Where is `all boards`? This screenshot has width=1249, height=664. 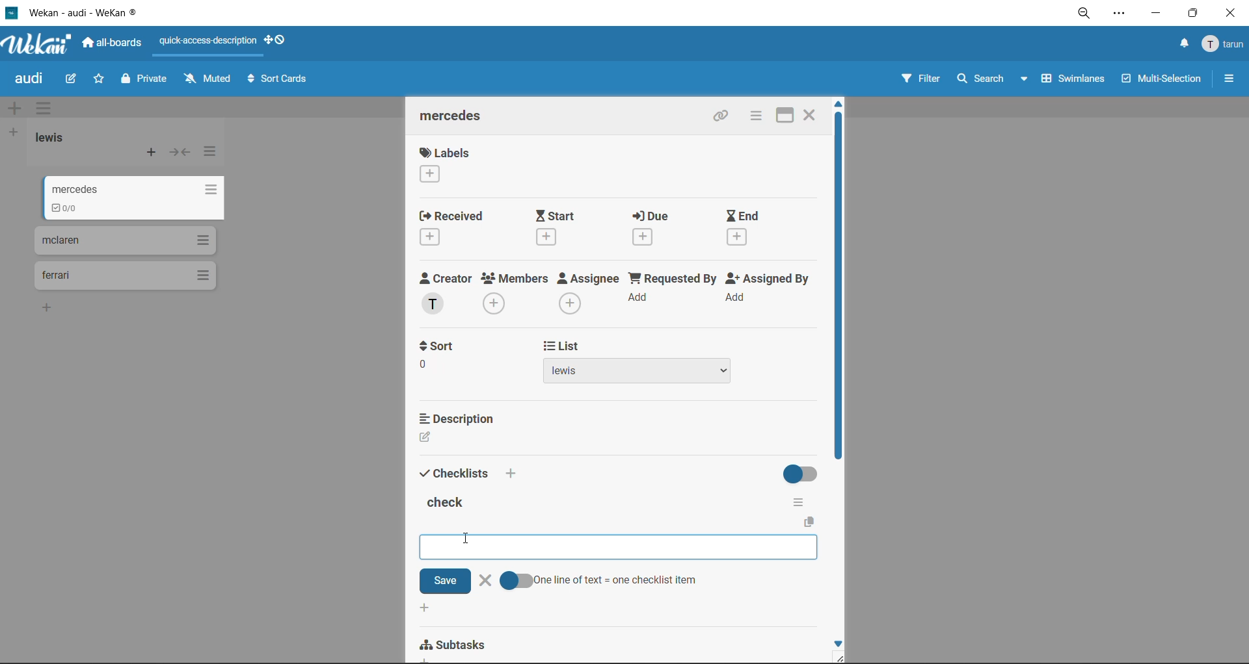
all boards is located at coordinates (114, 45).